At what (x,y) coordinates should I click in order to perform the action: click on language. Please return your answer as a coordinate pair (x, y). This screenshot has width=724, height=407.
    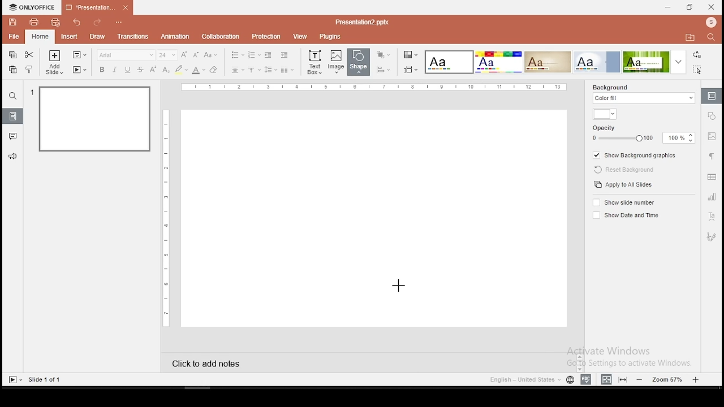
    Looking at the image, I should click on (570, 381).